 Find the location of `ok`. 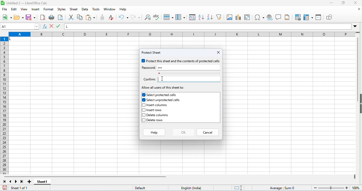

ok is located at coordinates (183, 132).